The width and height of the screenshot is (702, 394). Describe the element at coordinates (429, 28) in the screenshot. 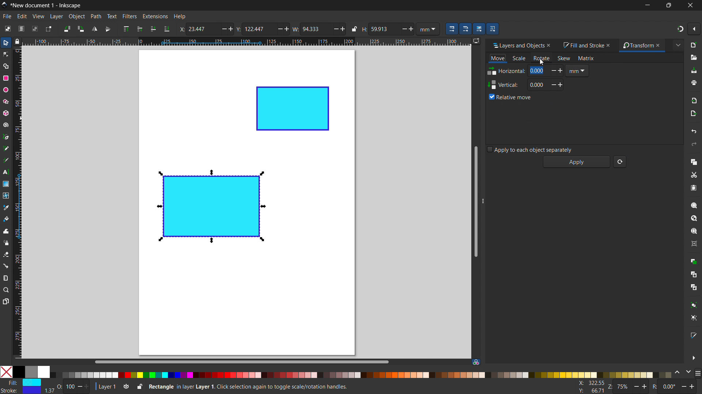

I see `mm` at that location.